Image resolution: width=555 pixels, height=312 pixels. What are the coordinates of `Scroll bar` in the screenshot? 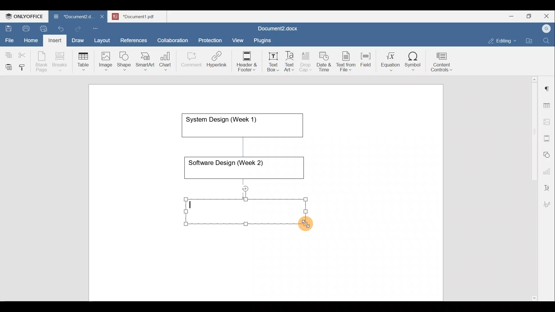 It's located at (532, 187).